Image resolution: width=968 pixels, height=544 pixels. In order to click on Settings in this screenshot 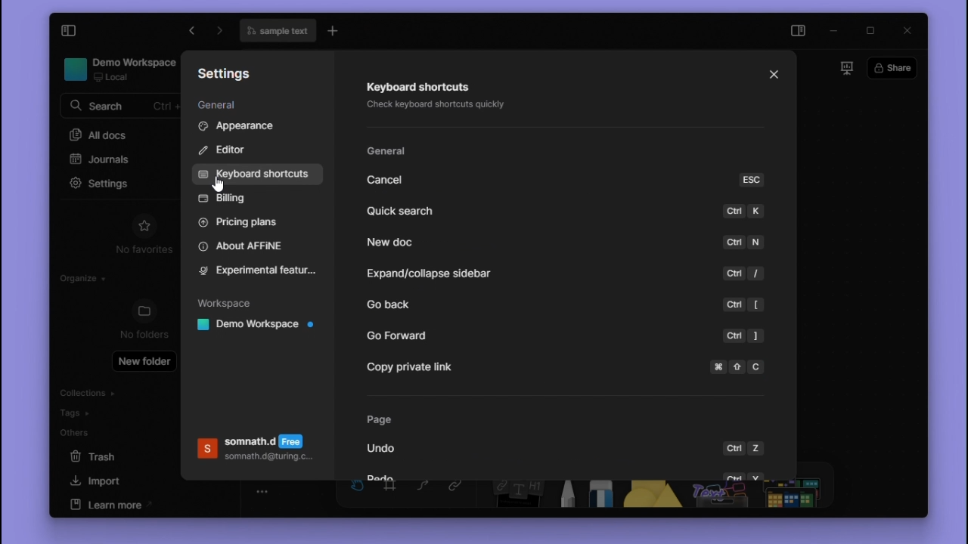, I will do `click(231, 76)`.